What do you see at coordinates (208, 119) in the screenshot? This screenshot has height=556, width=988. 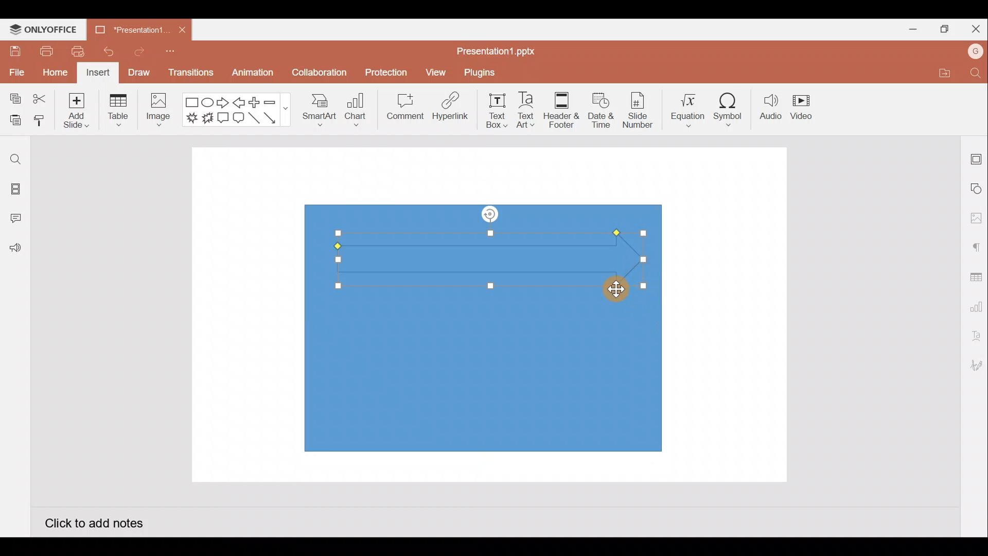 I see `Explosion 2` at bounding box center [208, 119].